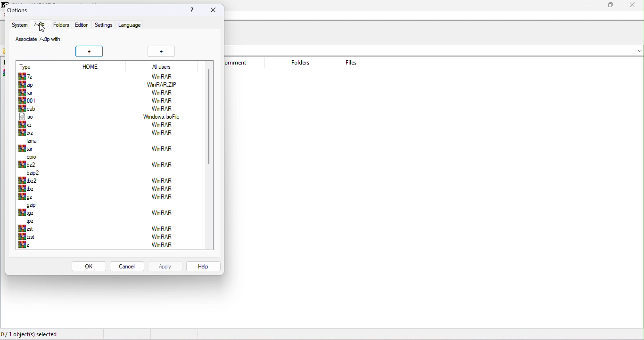 Image resolution: width=644 pixels, height=340 pixels. I want to click on cab, so click(31, 108).